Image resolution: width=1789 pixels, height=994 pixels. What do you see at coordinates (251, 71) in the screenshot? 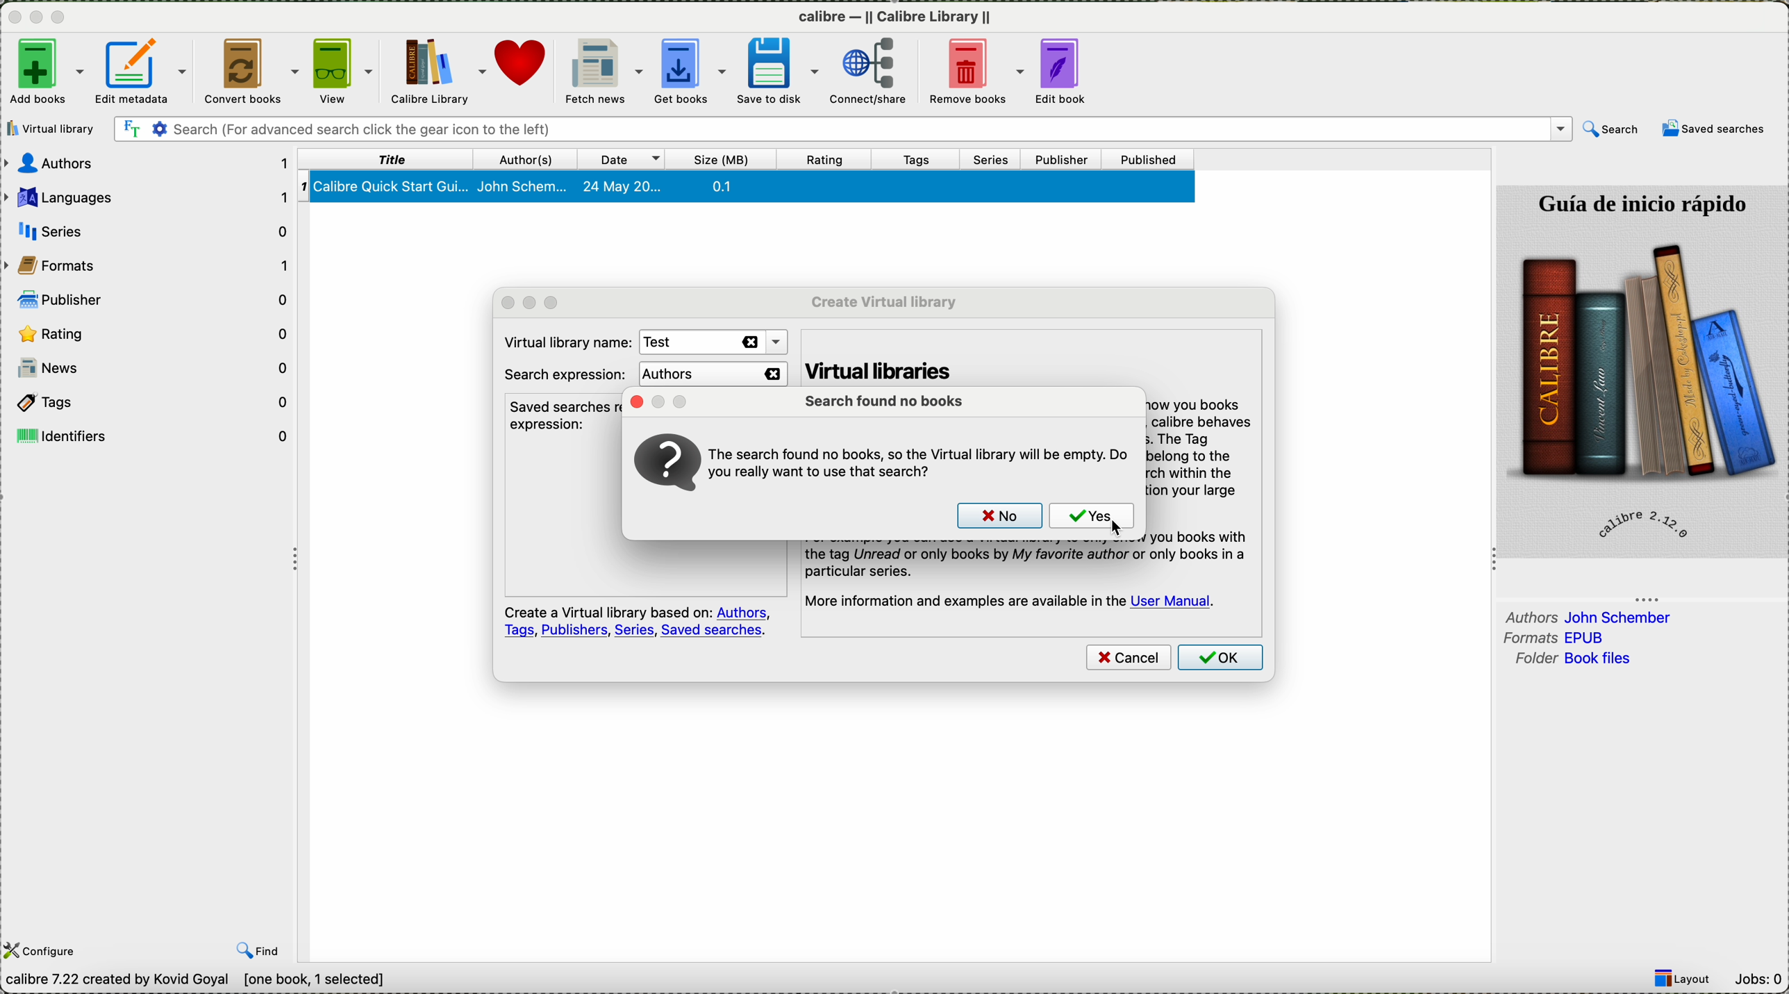
I see `convert books` at bounding box center [251, 71].